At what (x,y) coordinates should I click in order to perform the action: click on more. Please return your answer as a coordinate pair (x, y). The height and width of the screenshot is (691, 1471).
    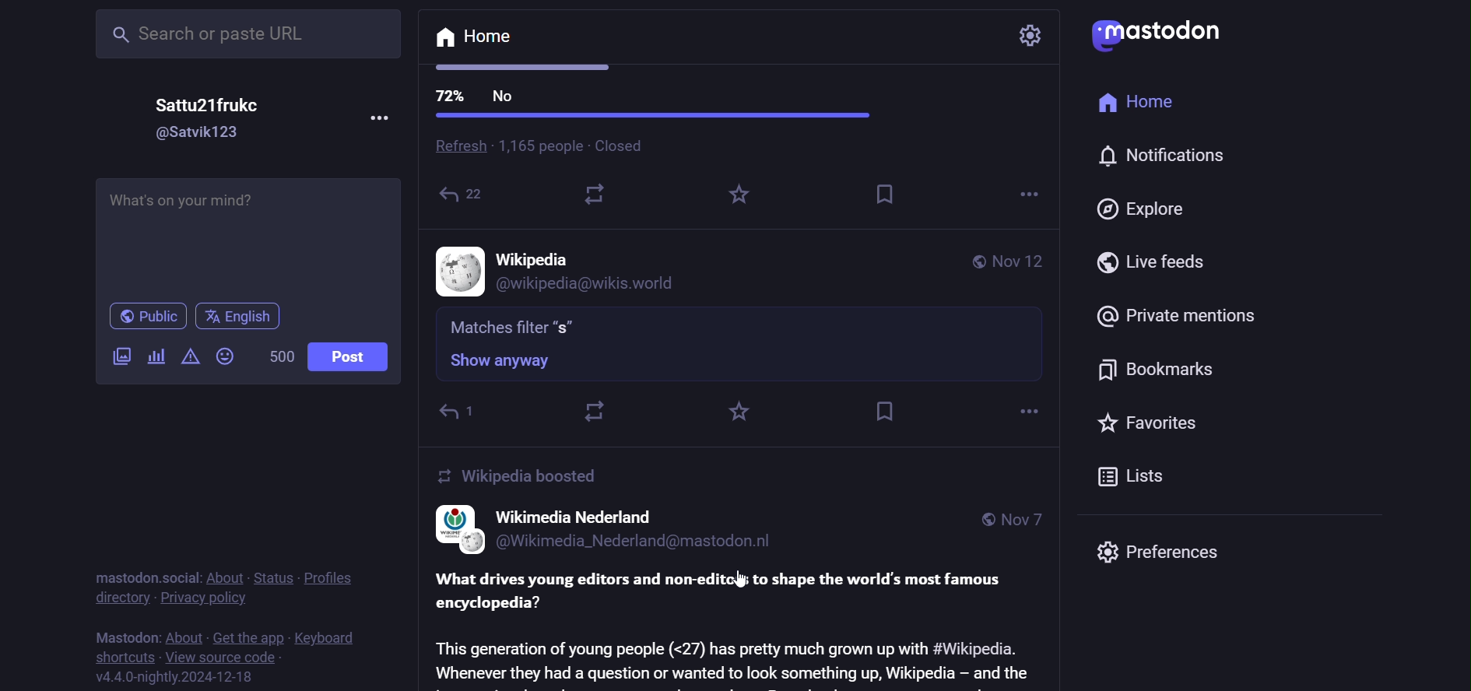
    Looking at the image, I should click on (384, 117).